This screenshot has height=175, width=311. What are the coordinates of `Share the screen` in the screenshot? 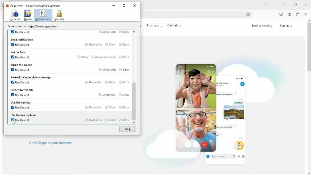 It's located at (22, 64).